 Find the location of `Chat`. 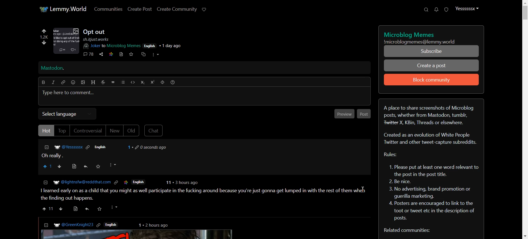

Chat is located at coordinates (155, 130).